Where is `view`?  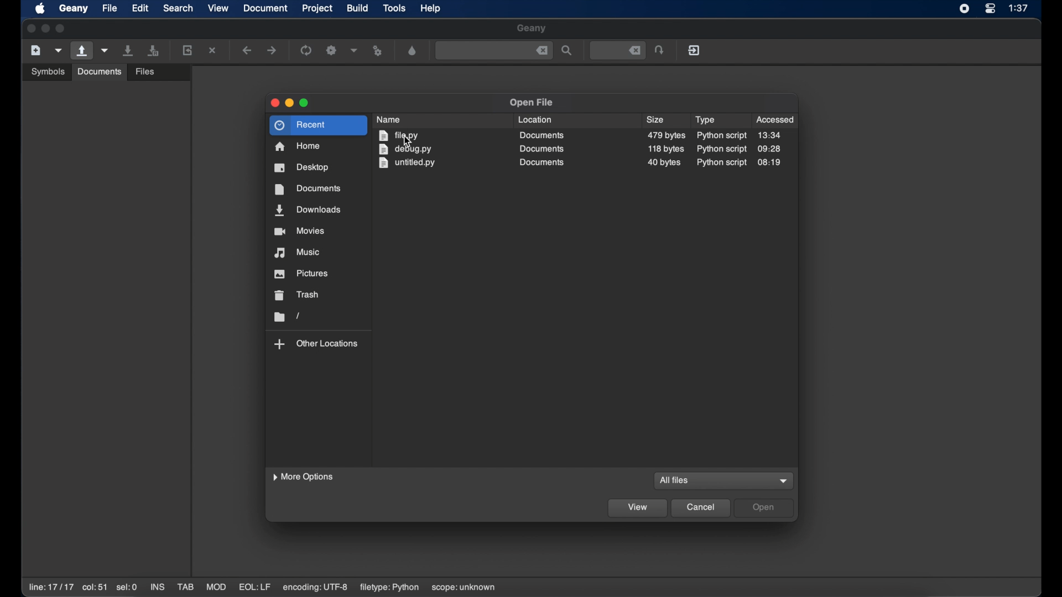 view is located at coordinates (218, 7).